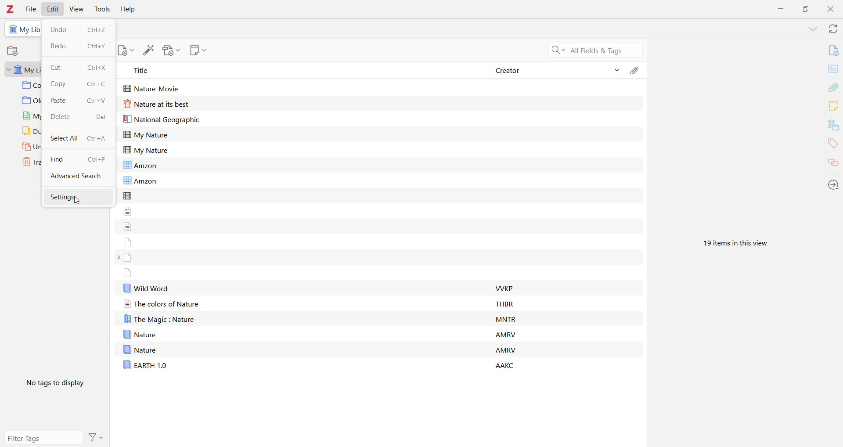 This screenshot has height=447, width=843. Describe the element at coordinates (165, 120) in the screenshot. I see `National Geographic` at that location.